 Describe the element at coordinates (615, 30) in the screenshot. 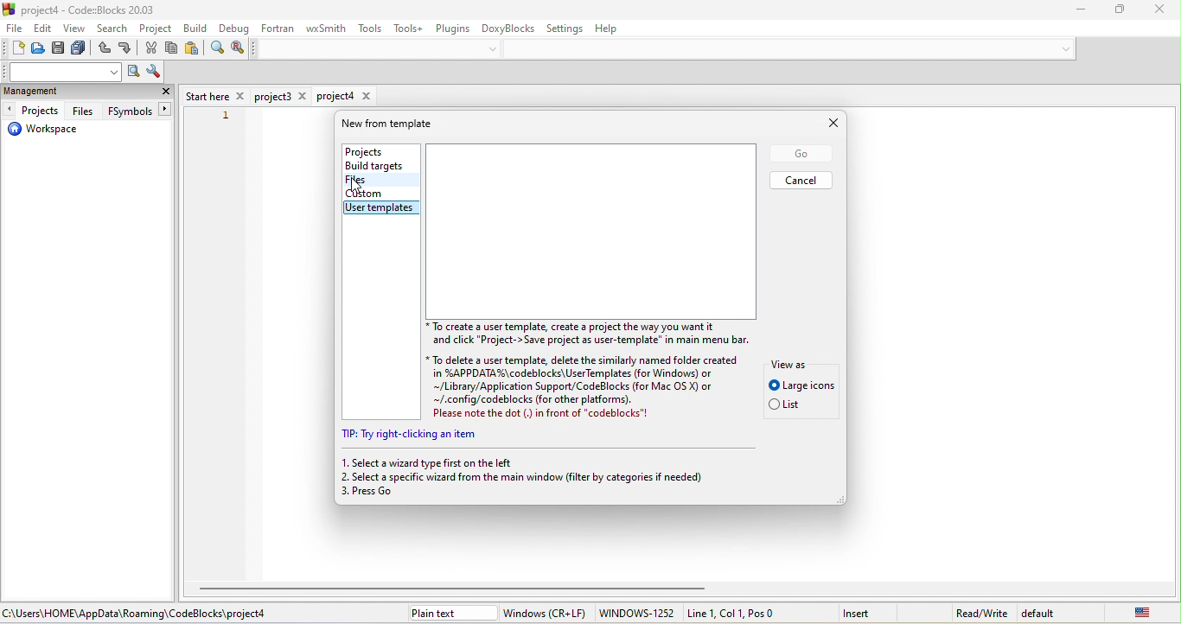

I see `help` at that location.